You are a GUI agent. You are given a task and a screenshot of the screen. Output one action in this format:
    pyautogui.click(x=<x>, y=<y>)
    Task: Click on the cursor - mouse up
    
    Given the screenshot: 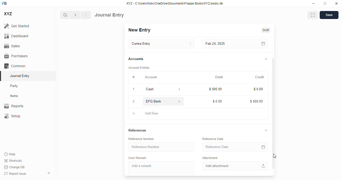 What is the action you would take?
    pyautogui.click(x=275, y=156)
    